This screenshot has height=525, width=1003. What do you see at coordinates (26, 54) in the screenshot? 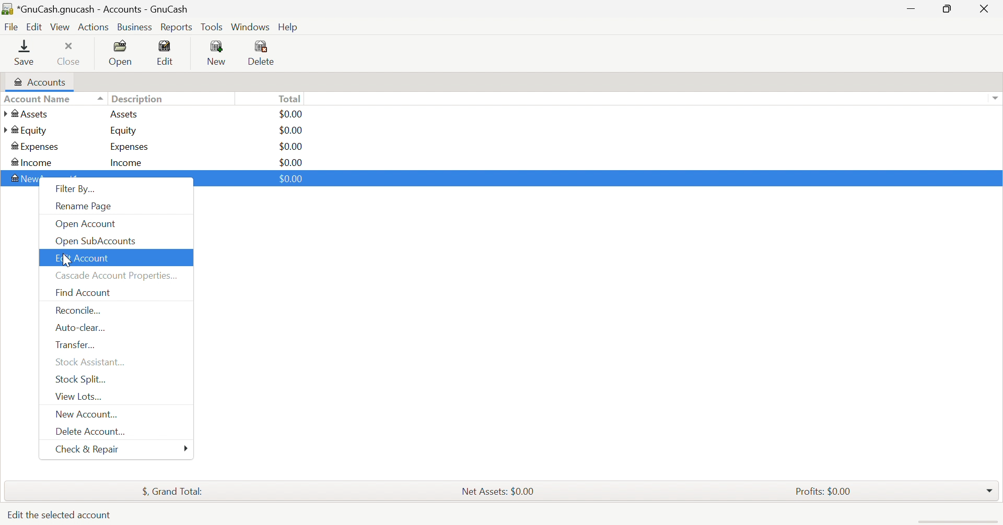
I see `Save` at bounding box center [26, 54].